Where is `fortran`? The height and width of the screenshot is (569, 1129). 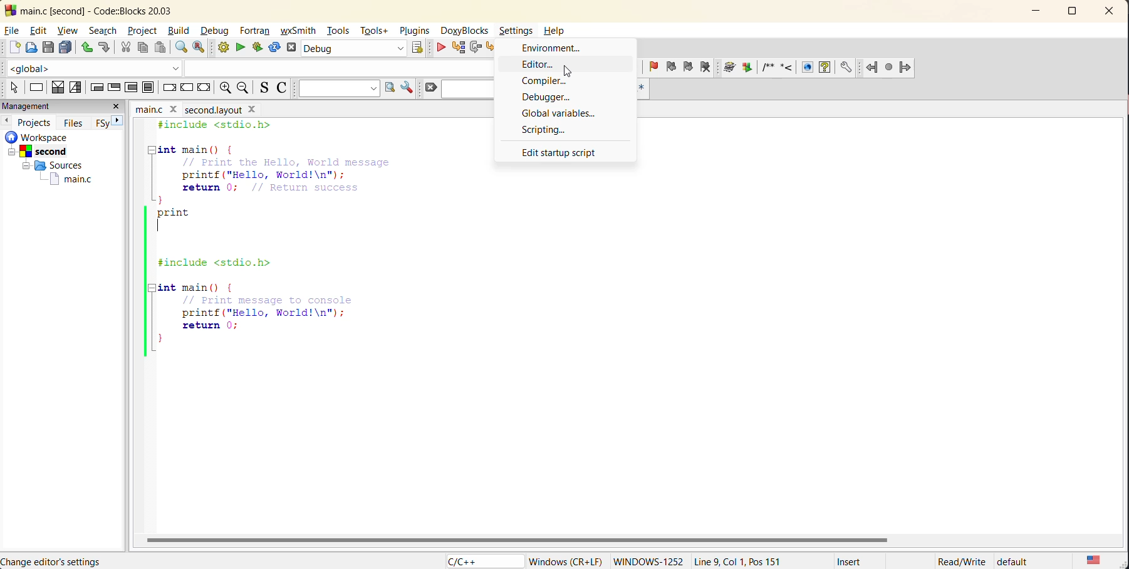
fortran is located at coordinates (257, 32).